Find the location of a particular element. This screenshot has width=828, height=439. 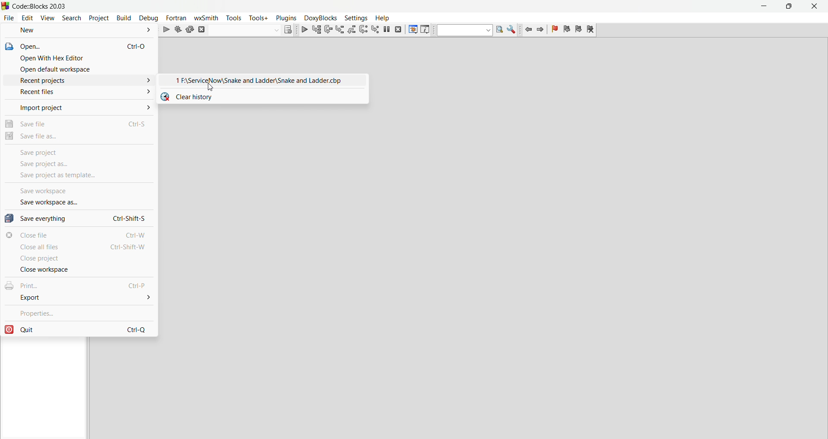

1 FA\ServiceNow\Snake and Ladder\Snake and Ladder.cop is located at coordinates (264, 79).